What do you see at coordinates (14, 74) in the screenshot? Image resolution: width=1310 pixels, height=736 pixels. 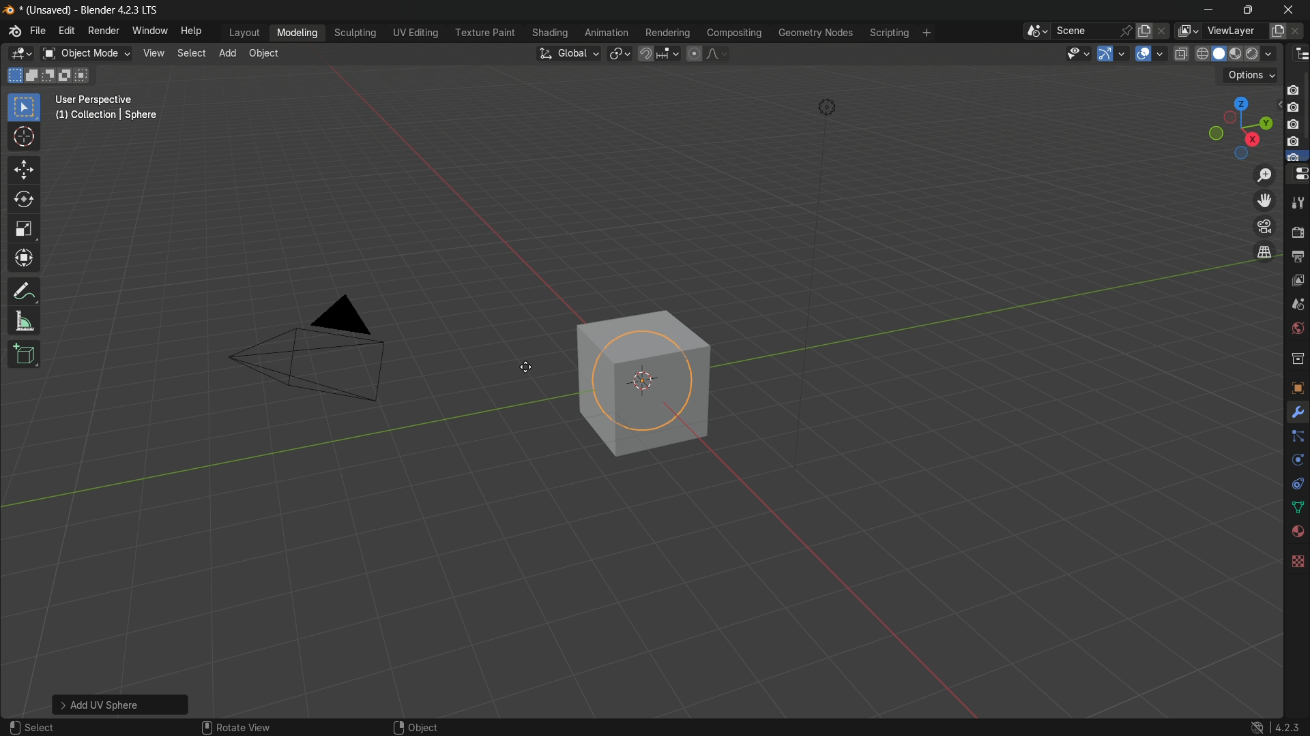 I see `select new selection` at bounding box center [14, 74].